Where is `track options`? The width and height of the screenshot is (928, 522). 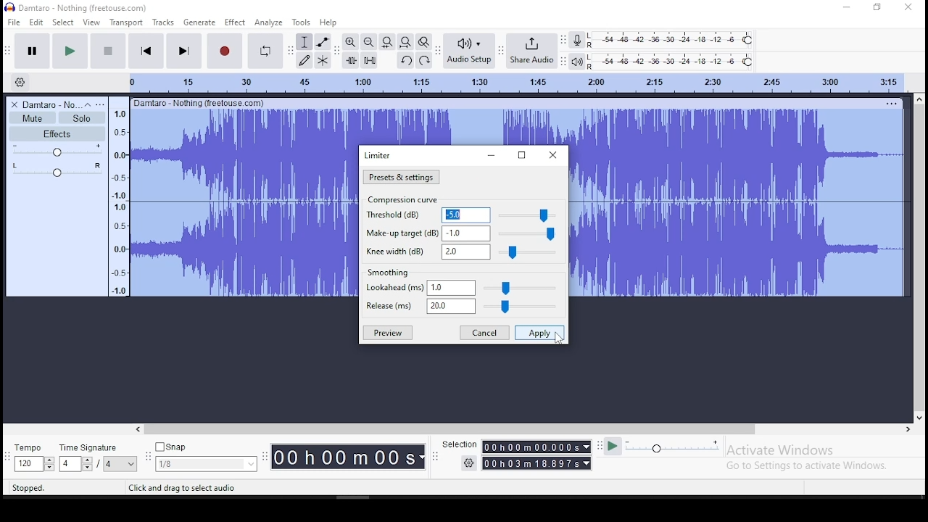
track options is located at coordinates (890, 104).